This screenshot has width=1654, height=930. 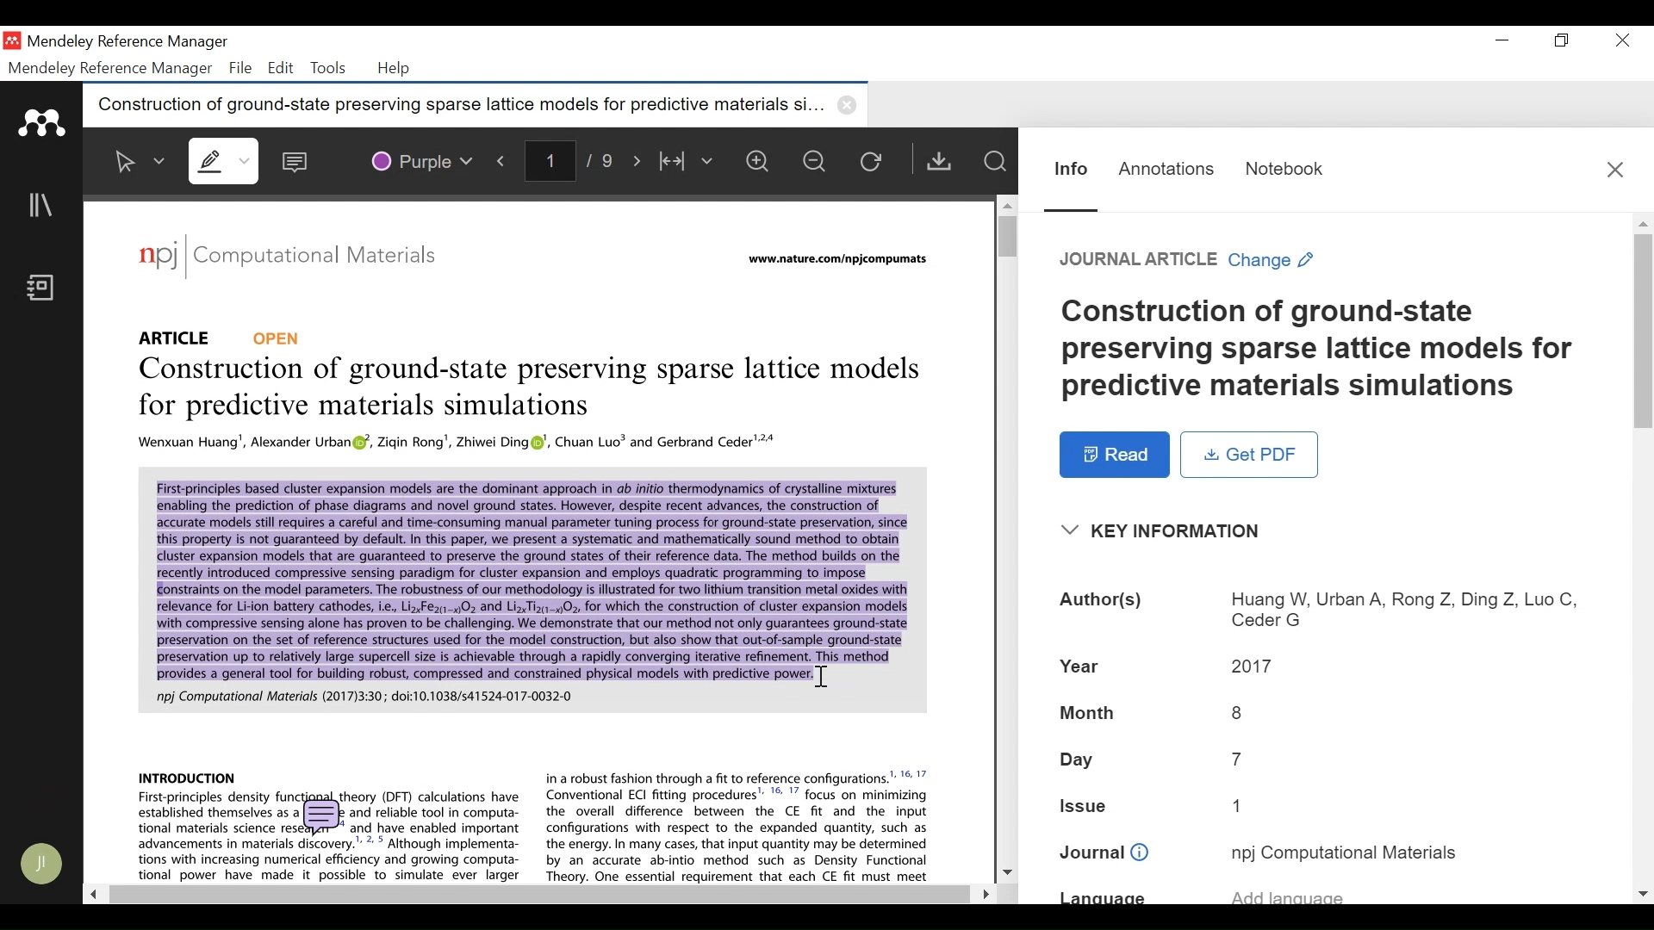 I want to click on Current tab, so click(x=452, y=105).